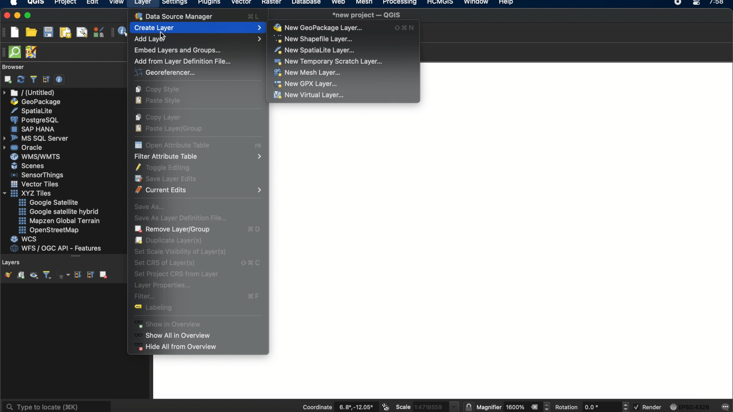 This screenshot has height=412, width=733. What do you see at coordinates (174, 3) in the screenshot?
I see `settings` at bounding box center [174, 3].